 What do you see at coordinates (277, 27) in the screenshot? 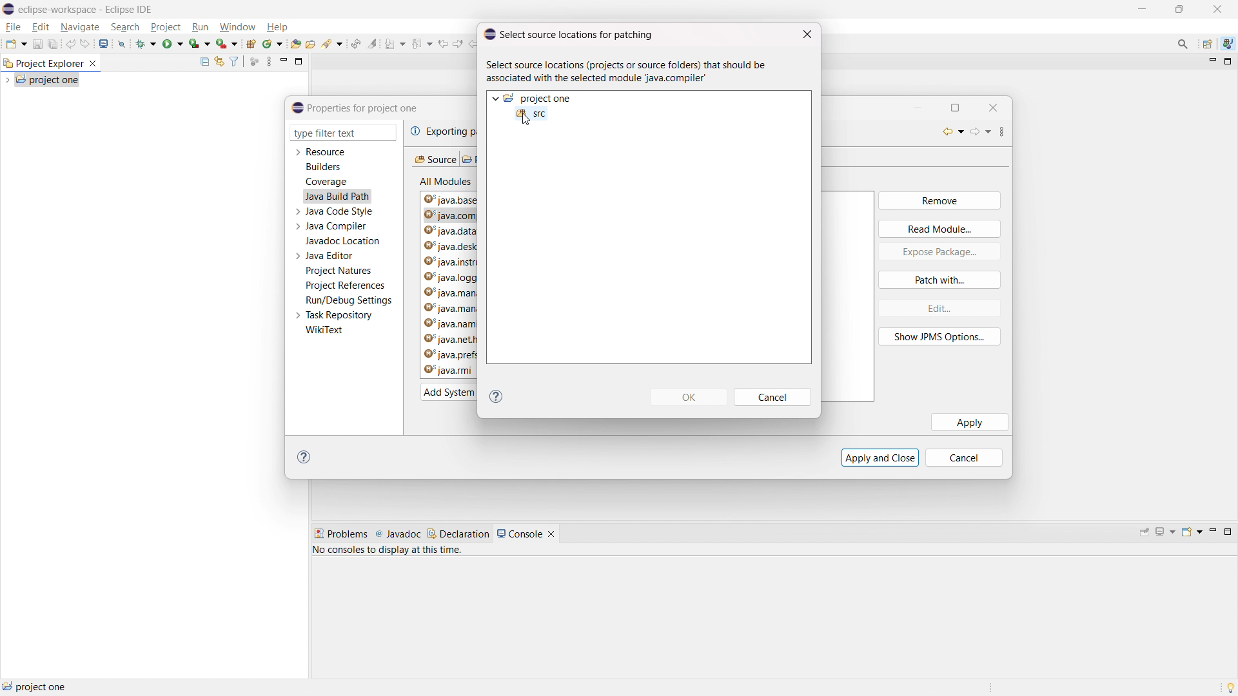
I see `help` at bounding box center [277, 27].